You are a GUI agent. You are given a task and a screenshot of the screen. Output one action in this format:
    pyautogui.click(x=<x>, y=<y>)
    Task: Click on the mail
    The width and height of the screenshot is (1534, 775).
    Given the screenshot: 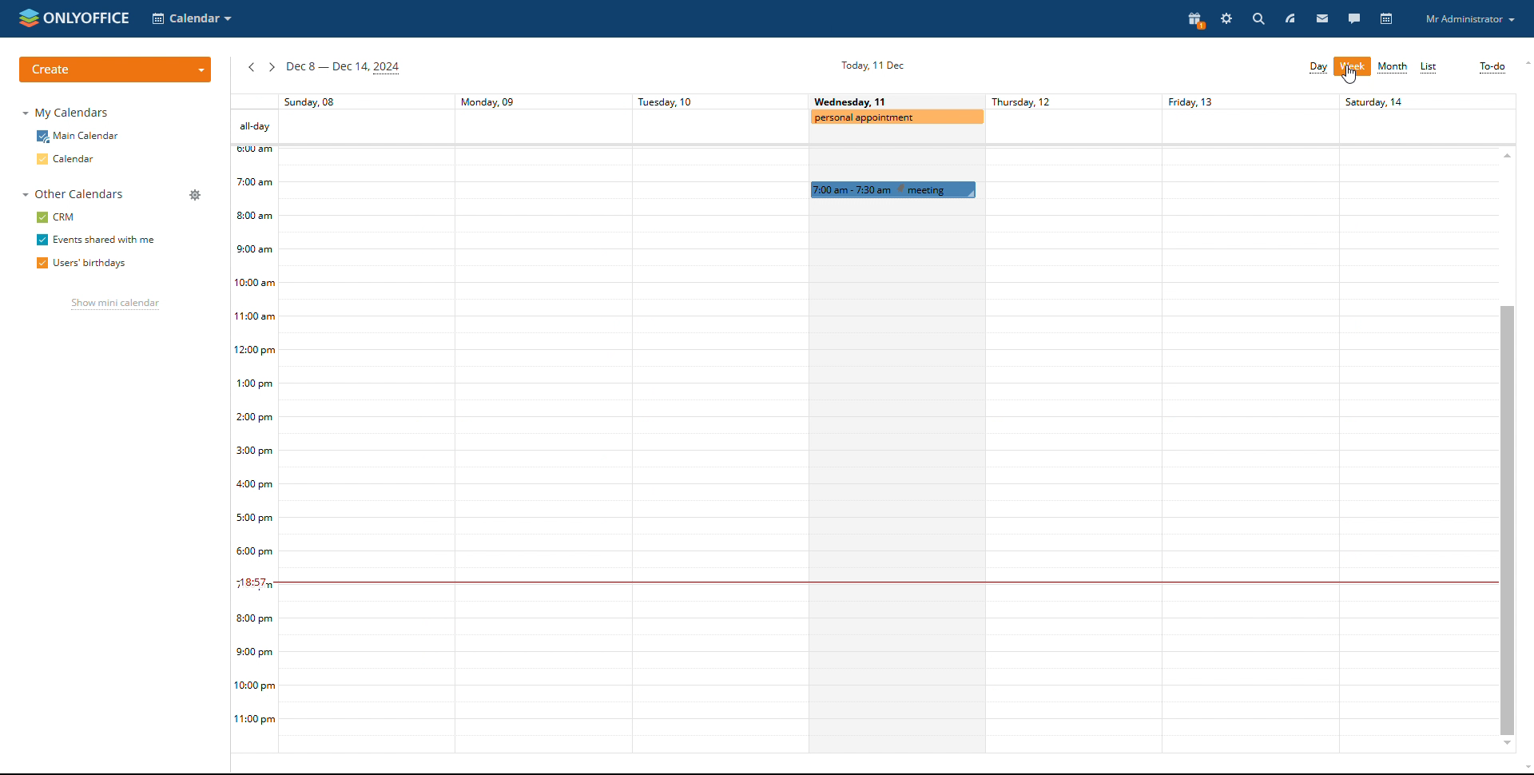 What is the action you would take?
    pyautogui.click(x=1321, y=18)
    